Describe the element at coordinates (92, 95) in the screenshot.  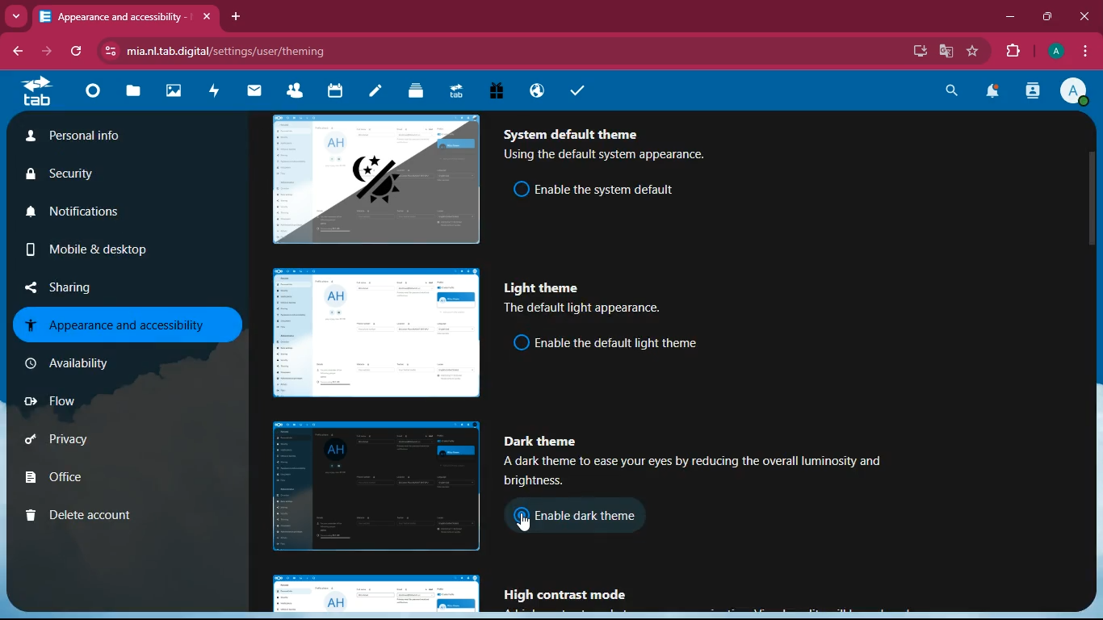
I see `home` at that location.